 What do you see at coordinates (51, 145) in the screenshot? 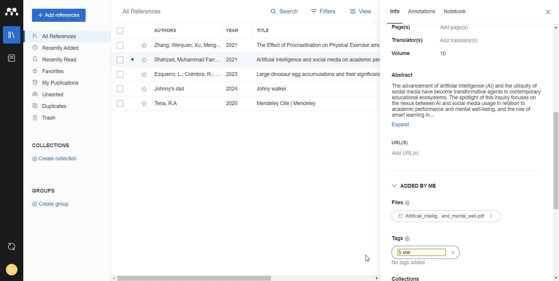
I see `Collections` at bounding box center [51, 145].